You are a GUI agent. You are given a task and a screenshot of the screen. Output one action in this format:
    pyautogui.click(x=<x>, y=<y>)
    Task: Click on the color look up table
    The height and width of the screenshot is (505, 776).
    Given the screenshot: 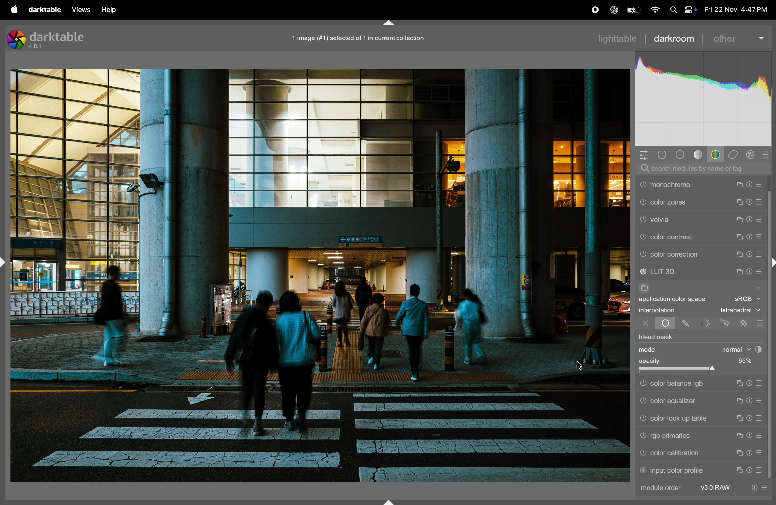 What is the action you would take?
    pyautogui.click(x=683, y=418)
    